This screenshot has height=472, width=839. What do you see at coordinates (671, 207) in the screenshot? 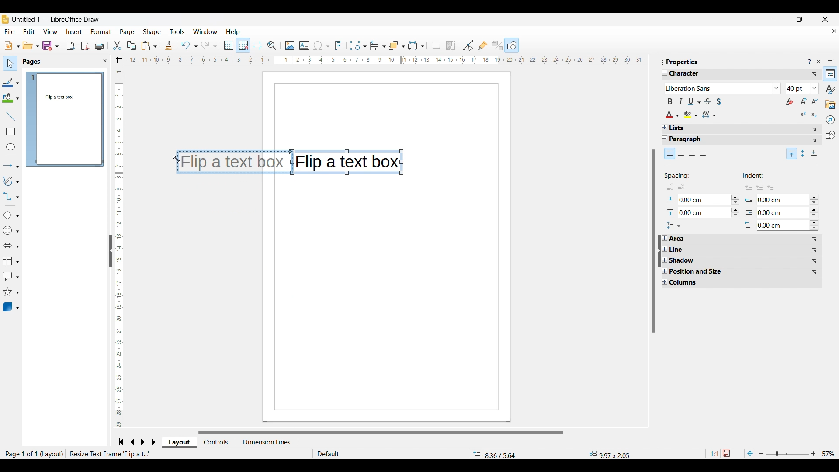
I see `Indicates input for respective spacing options` at bounding box center [671, 207].